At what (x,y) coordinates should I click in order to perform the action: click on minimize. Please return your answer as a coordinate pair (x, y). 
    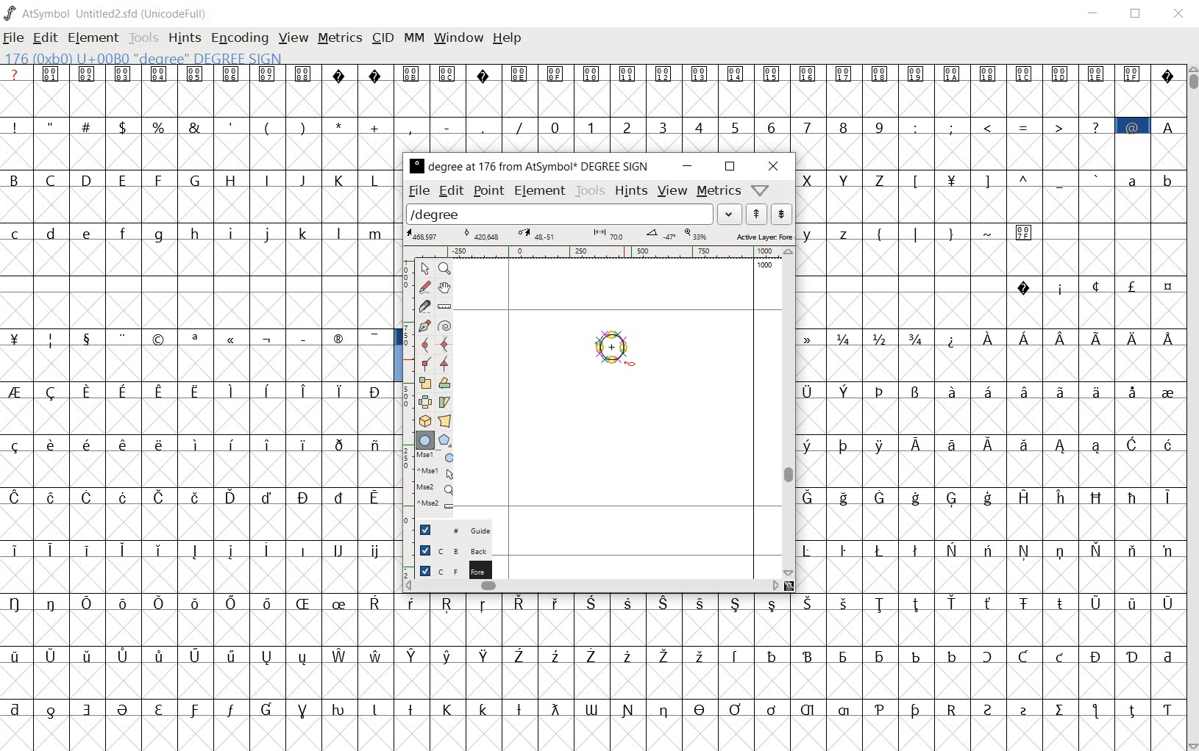
    Looking at the image, I should click on (686, 166).